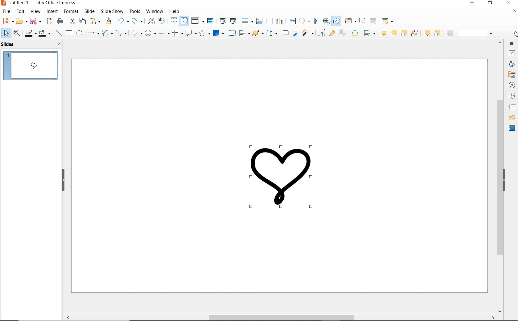 This screenshot has height=321, width=518. What do you see at coordinates (512, 44) in the screenshot?
I see `SIDEBAR SETTINGS` at bounding box center [512, 44].